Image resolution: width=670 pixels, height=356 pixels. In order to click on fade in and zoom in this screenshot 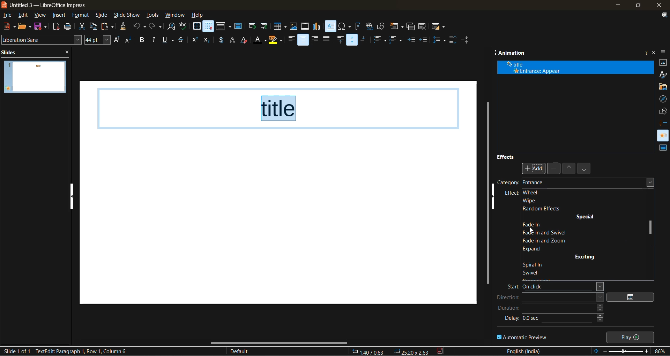, I will do `click(546, 240)`.